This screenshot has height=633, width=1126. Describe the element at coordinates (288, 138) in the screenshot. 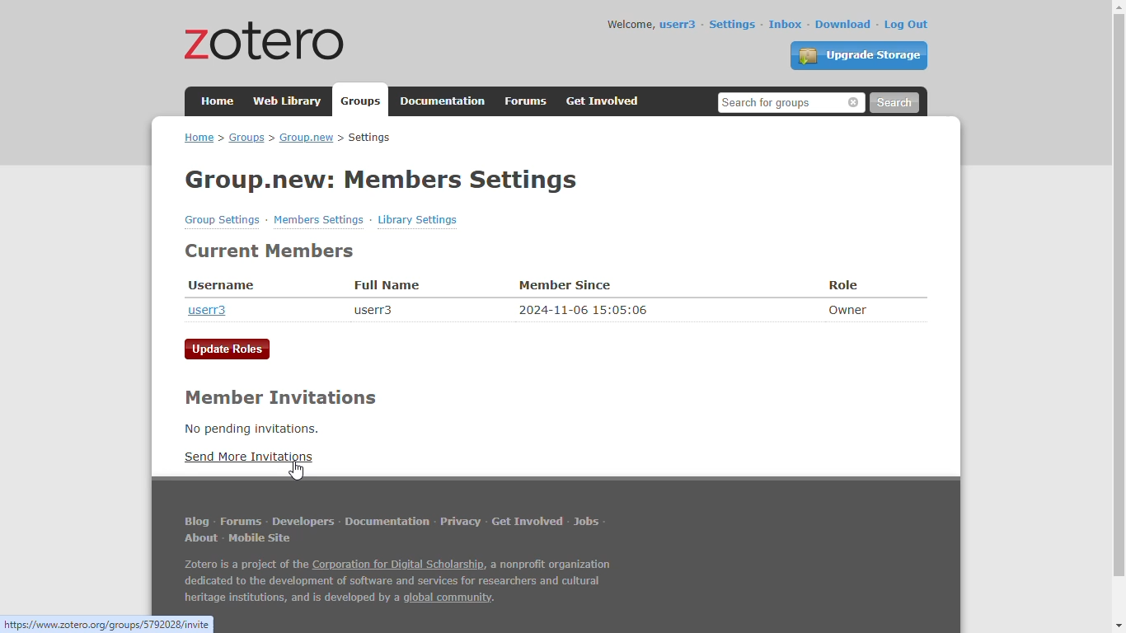

I see `home > groups > group.new > settings` at that location.